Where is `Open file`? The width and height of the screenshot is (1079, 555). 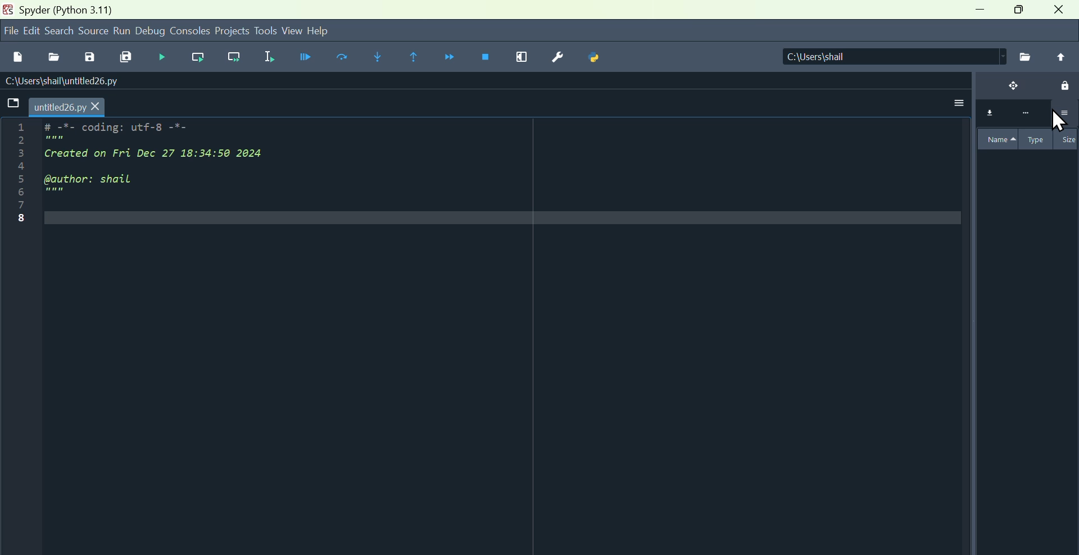
Open file is located at coordinates (52, 55).